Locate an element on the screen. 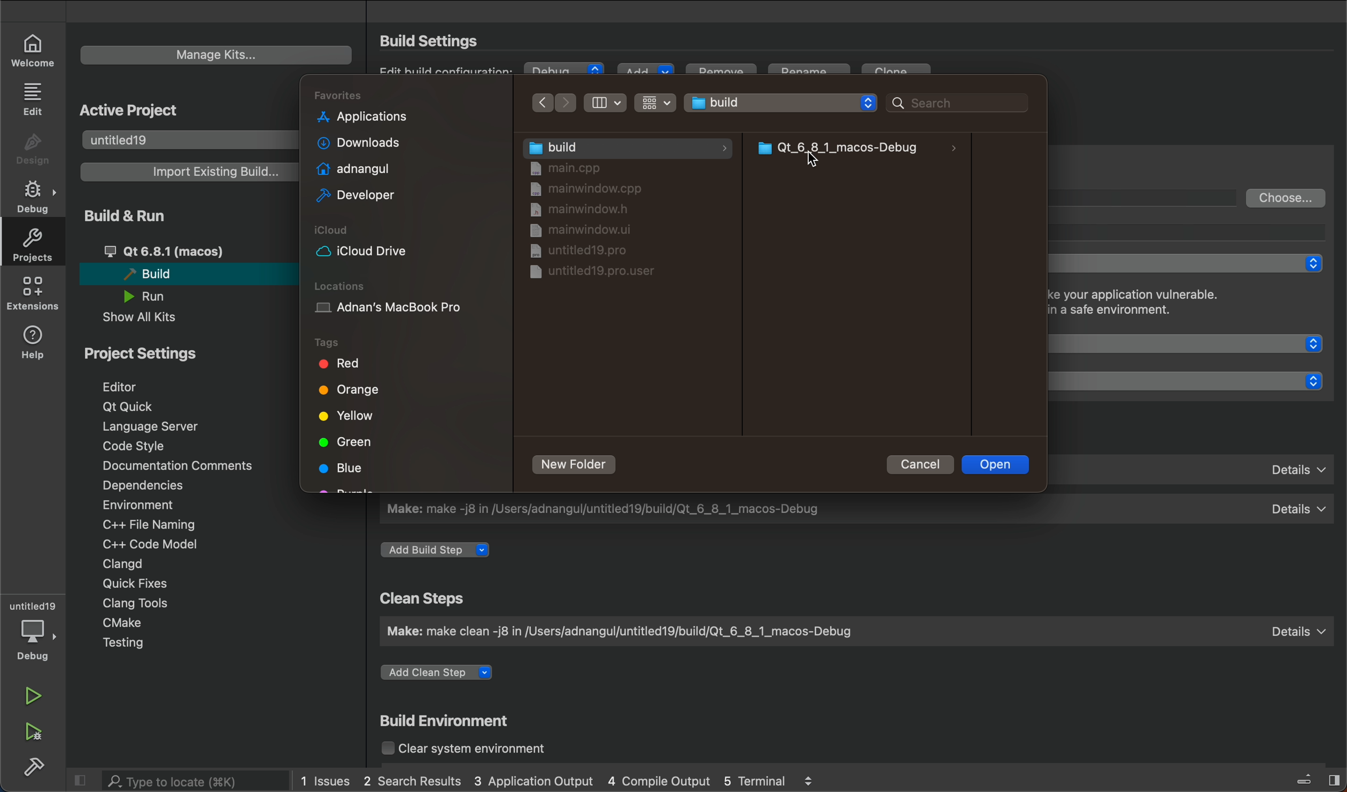 The image size is (1347, 792). debug is located at coordinates (565, 71).